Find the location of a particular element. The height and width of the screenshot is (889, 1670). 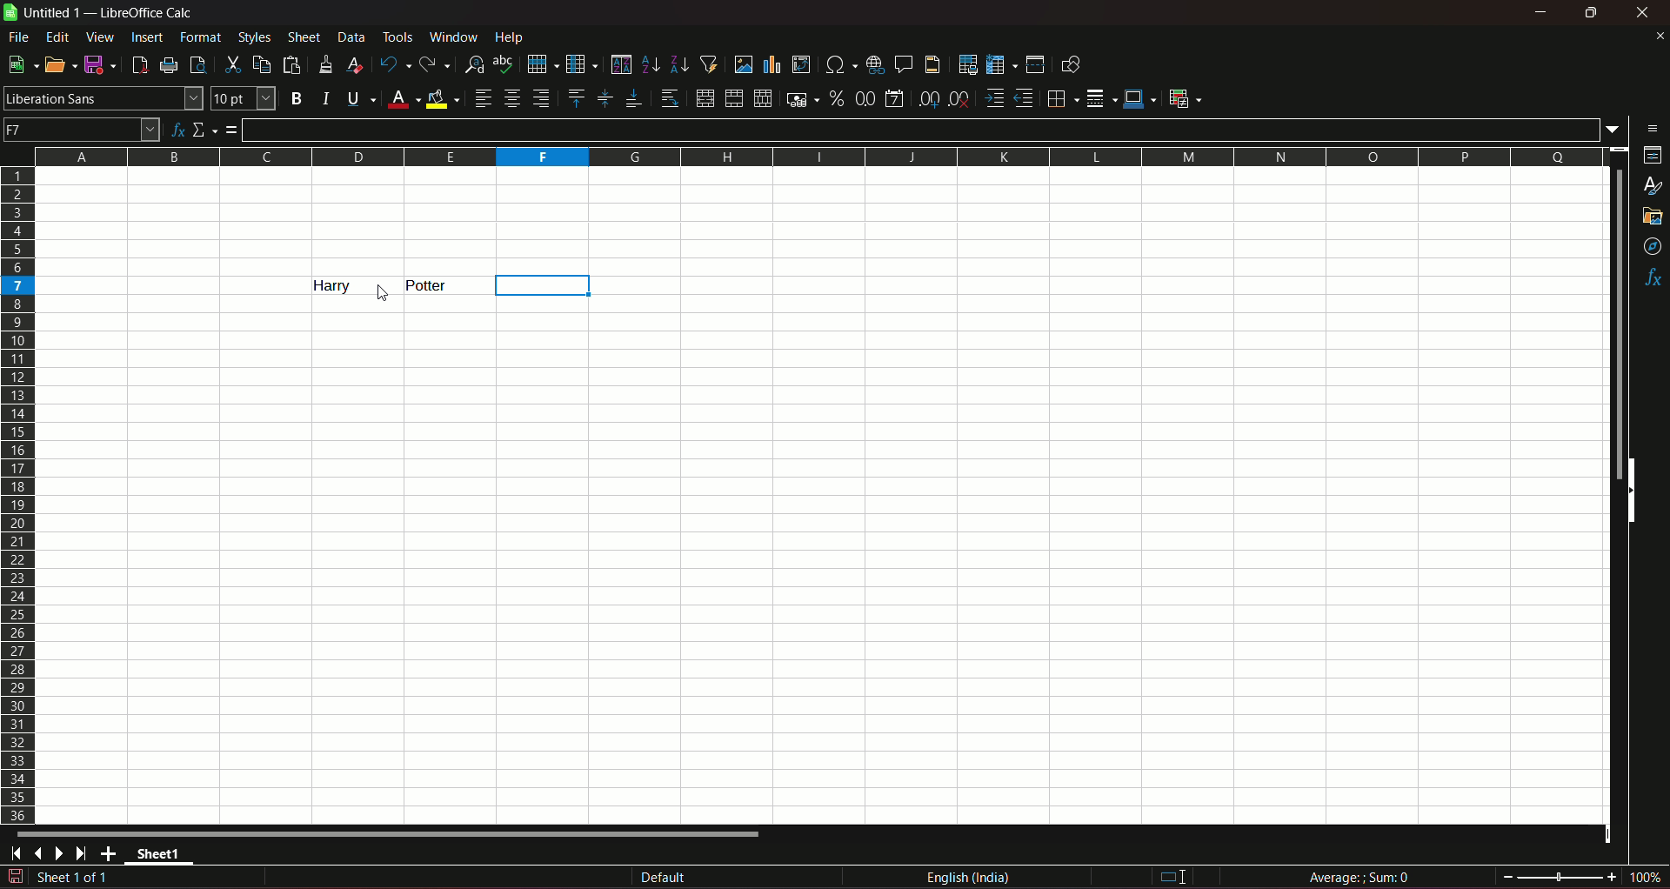

text is located at coordinates (323, 285).